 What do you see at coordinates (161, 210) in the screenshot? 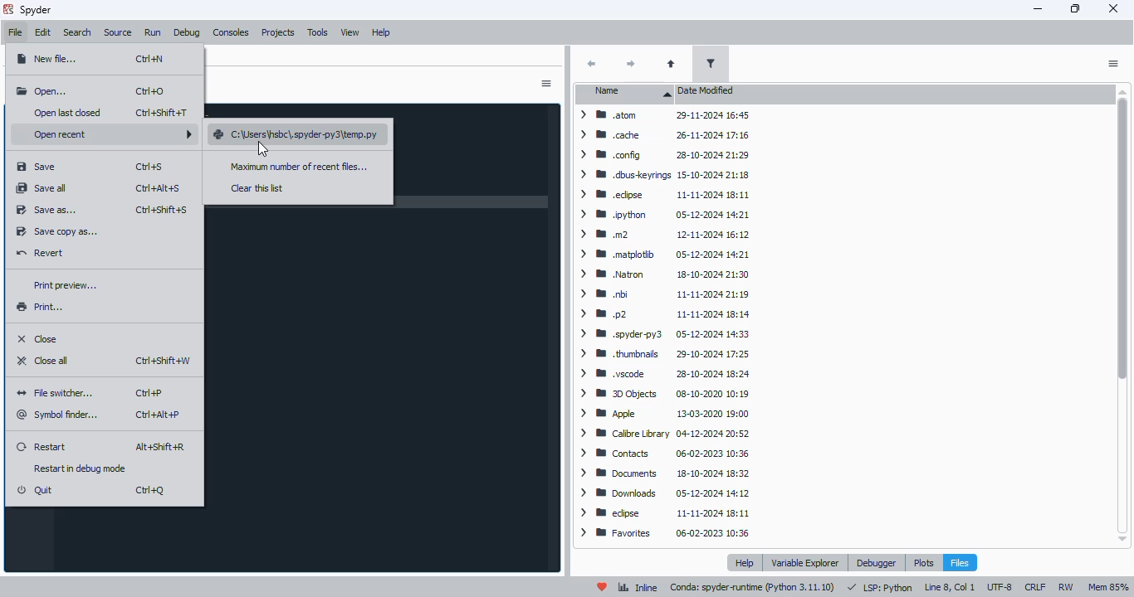
I see `shortcut for save as` at bounding box center [161, 210].